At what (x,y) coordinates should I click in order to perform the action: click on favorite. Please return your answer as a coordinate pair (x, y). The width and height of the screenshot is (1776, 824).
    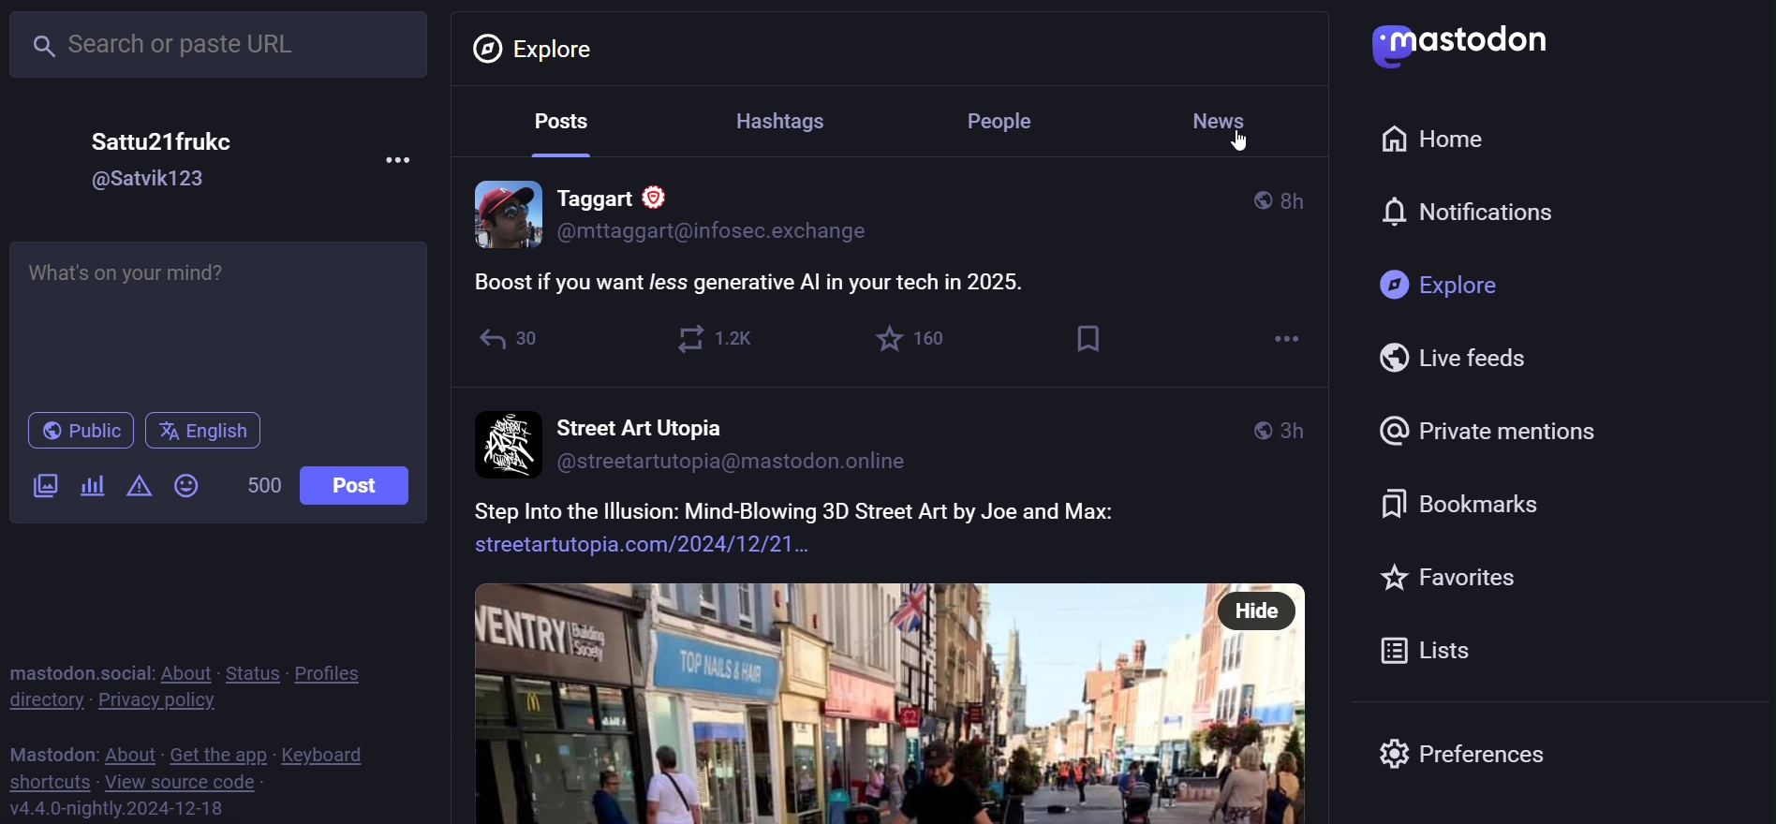
    Looking at the image, I should click on (911, 342).